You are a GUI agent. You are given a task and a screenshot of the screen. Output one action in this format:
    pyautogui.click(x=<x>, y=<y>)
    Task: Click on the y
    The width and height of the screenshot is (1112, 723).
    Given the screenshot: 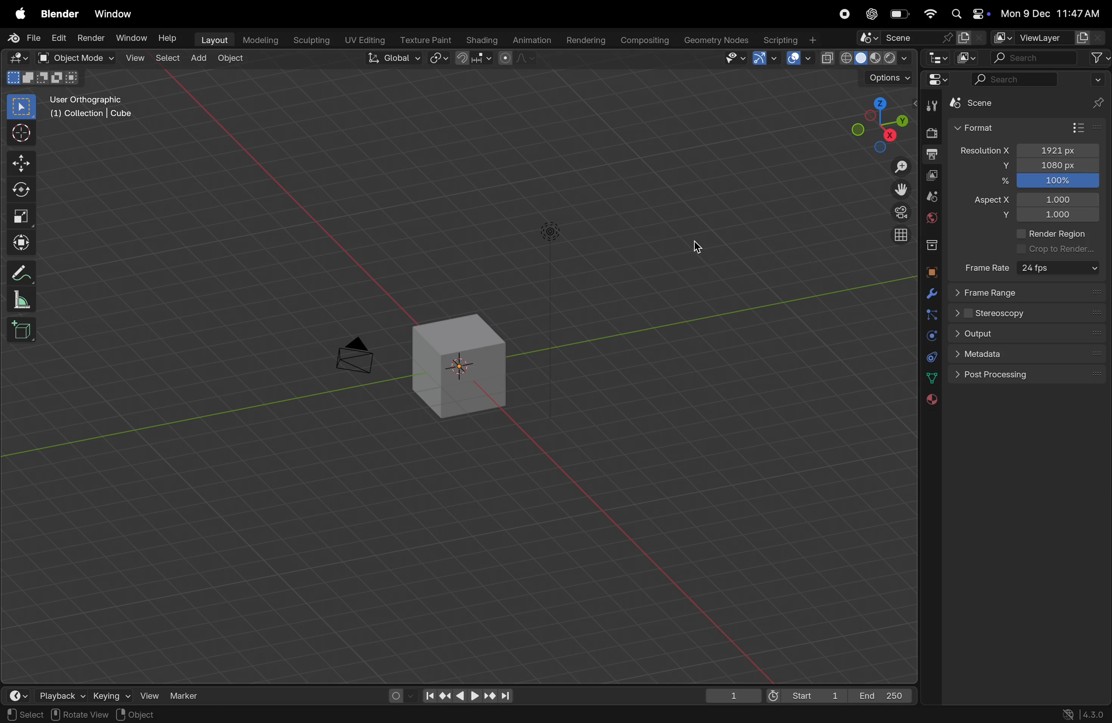 What is the action you would take?
    pyautogui.click(x=1000, y=166)
    